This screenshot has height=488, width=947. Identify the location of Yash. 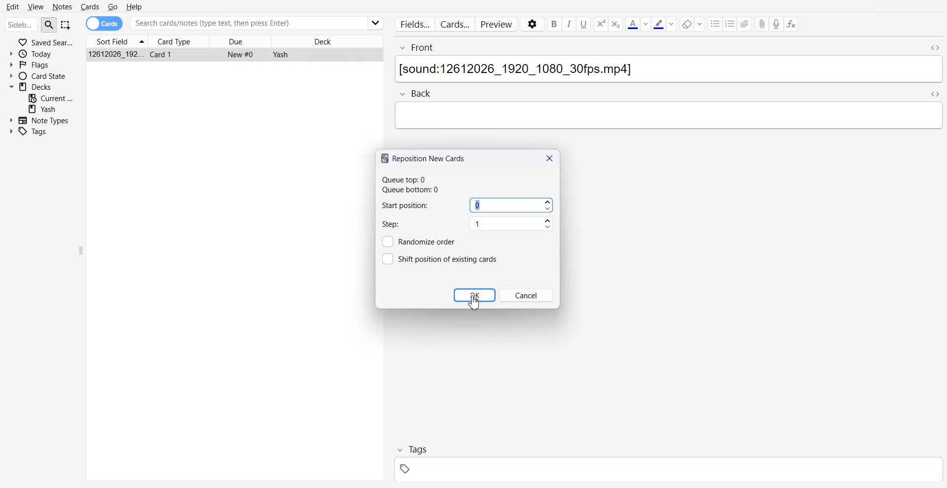
(280, 55).